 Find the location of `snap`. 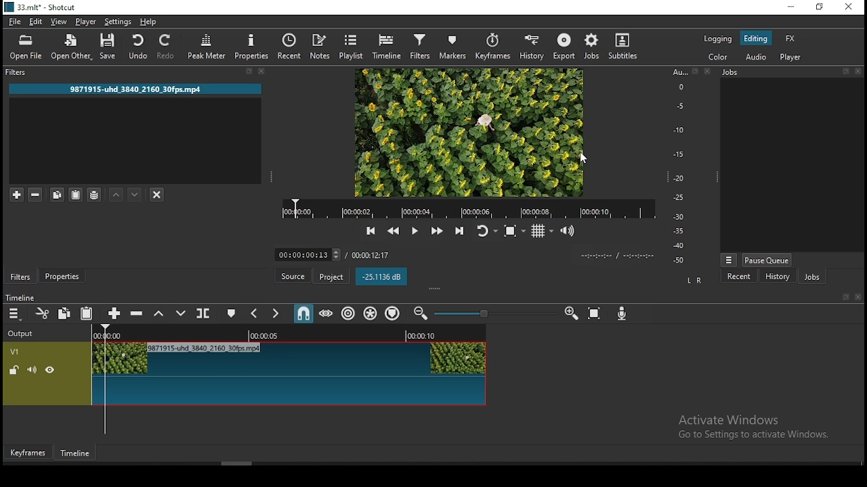

snap is located at coordinates (303, 315).